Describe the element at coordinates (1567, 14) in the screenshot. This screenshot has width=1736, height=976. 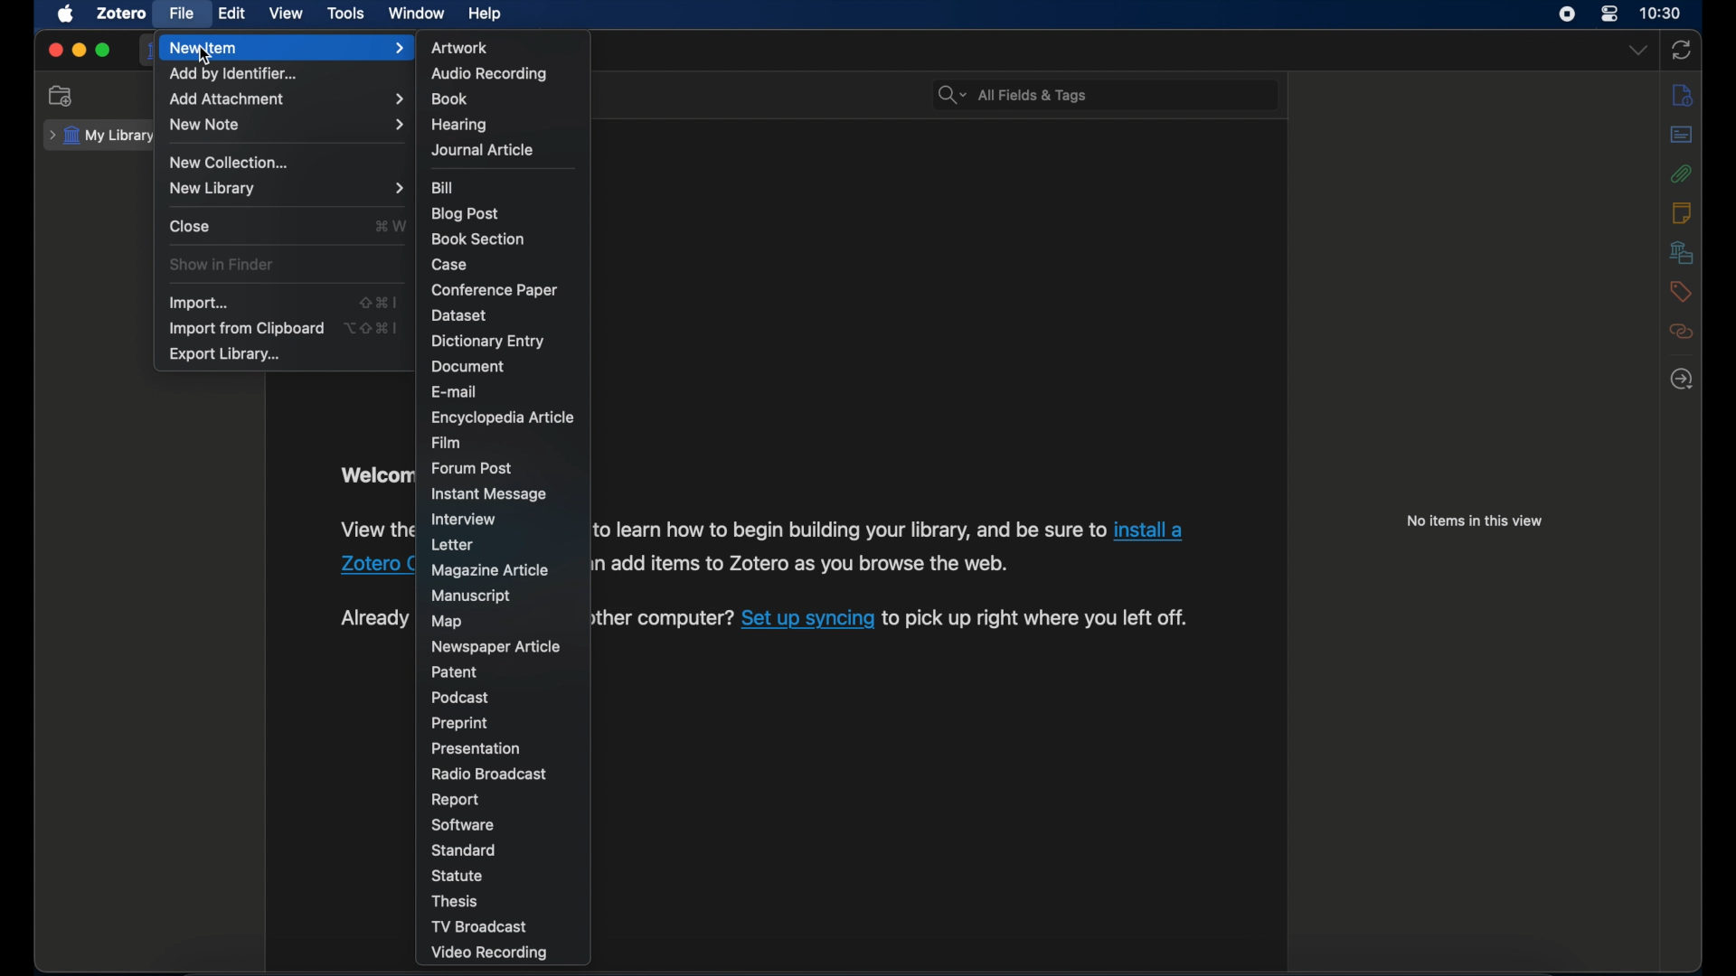
I see `screen recorder` at that location.